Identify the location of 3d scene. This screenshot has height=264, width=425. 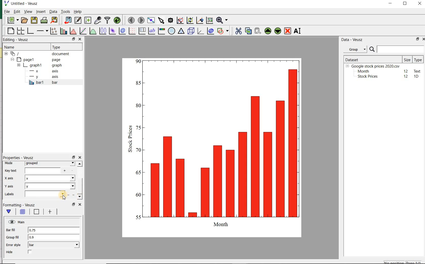
(191, 31).